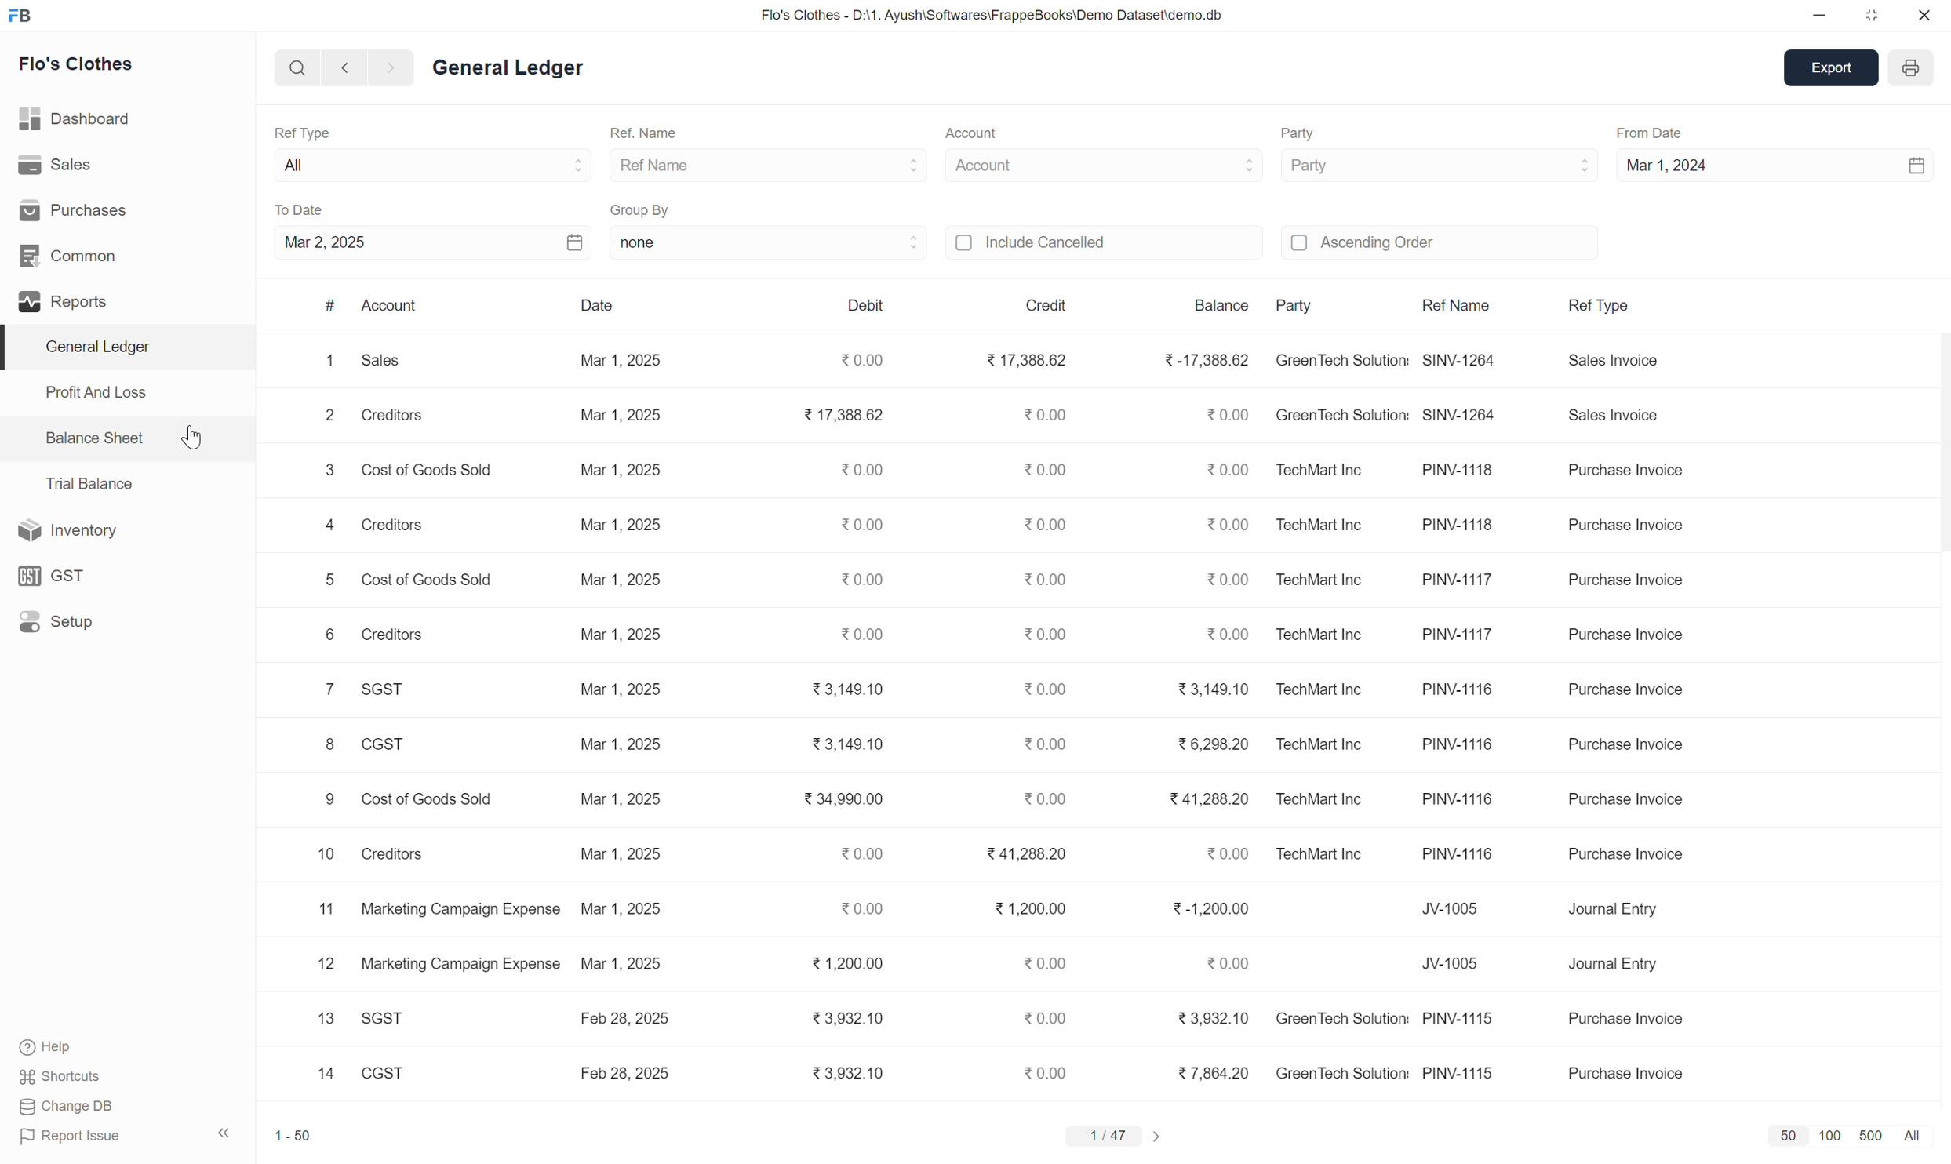 The image size is (1951, 1164). I want to click on 3,932.10, so click(1203, 1019).